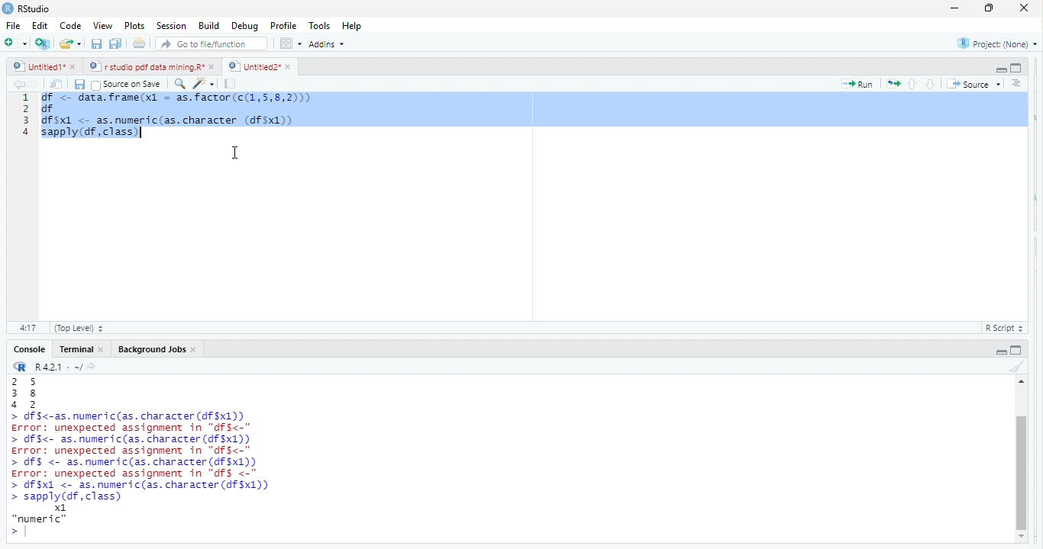 This screenshot has width=1043, height=549. What do you see at coordinates (171, 27) in the screenshot?
I see `Session` at bounding box center [171, 27].